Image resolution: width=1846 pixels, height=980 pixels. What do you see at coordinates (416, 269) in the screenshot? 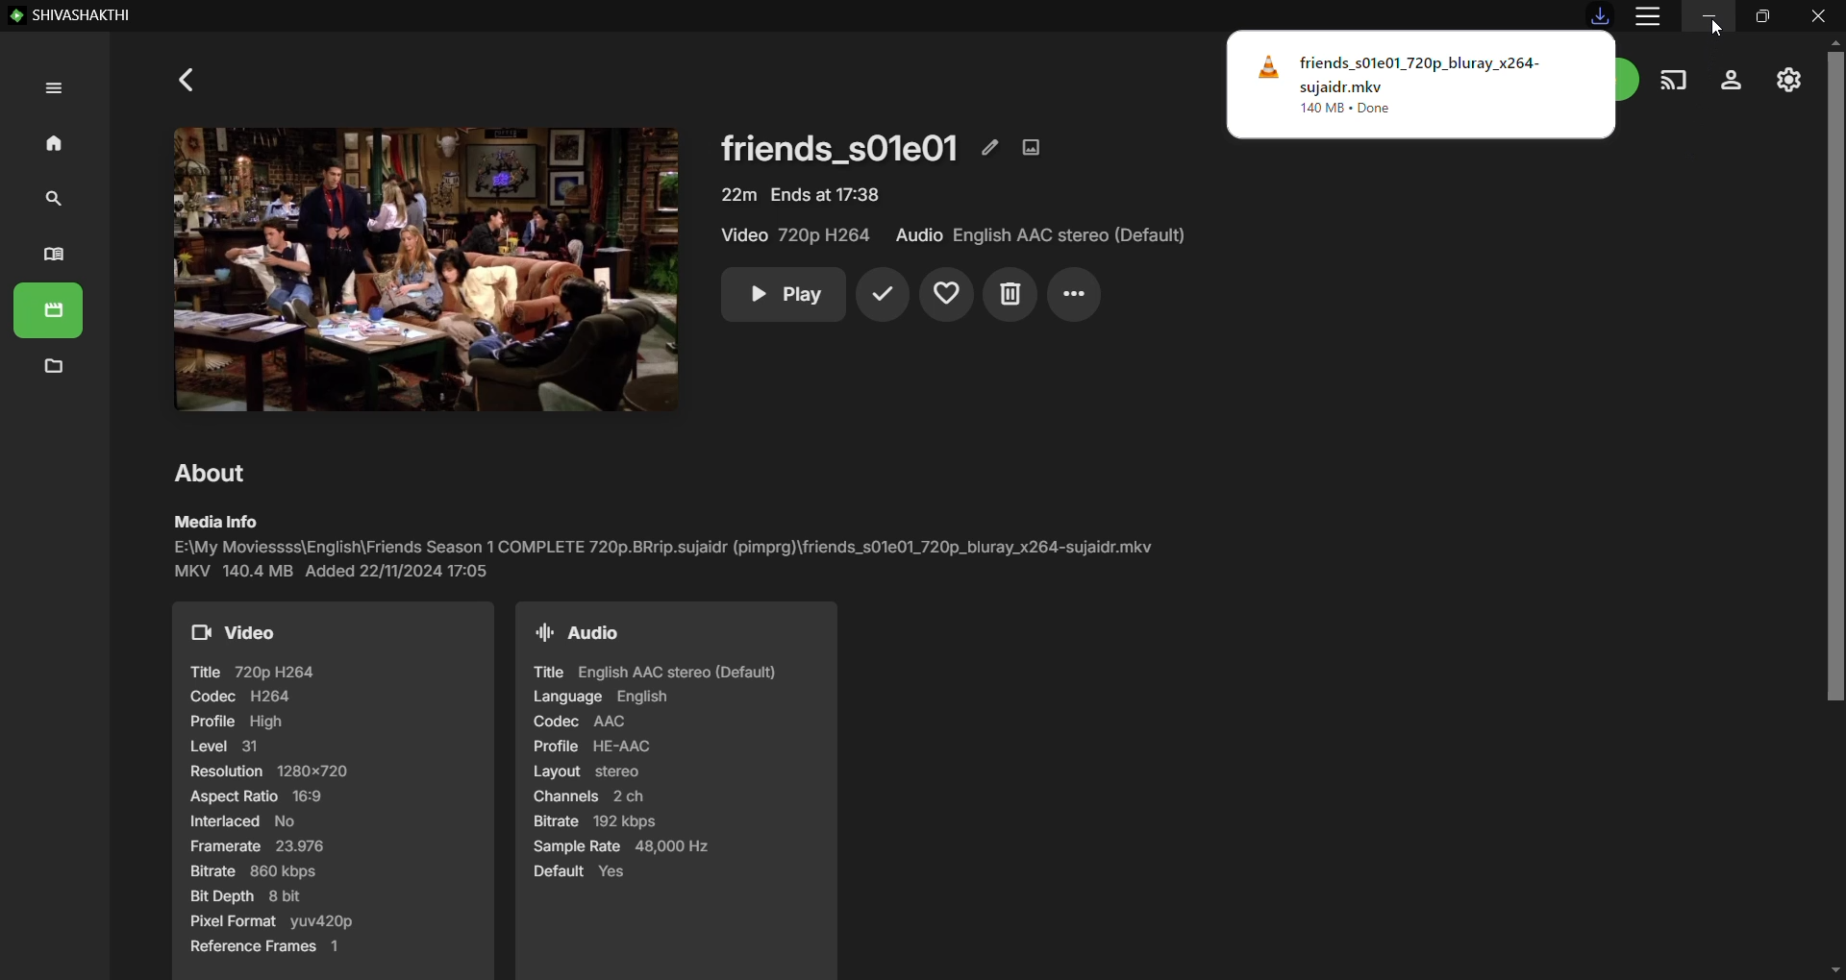
I see `Selected TV episode image - Click to Play video` at bounding box center [416, 269].